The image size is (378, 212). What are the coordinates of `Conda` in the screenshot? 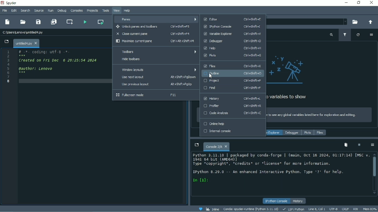 It's located at (251, 209).